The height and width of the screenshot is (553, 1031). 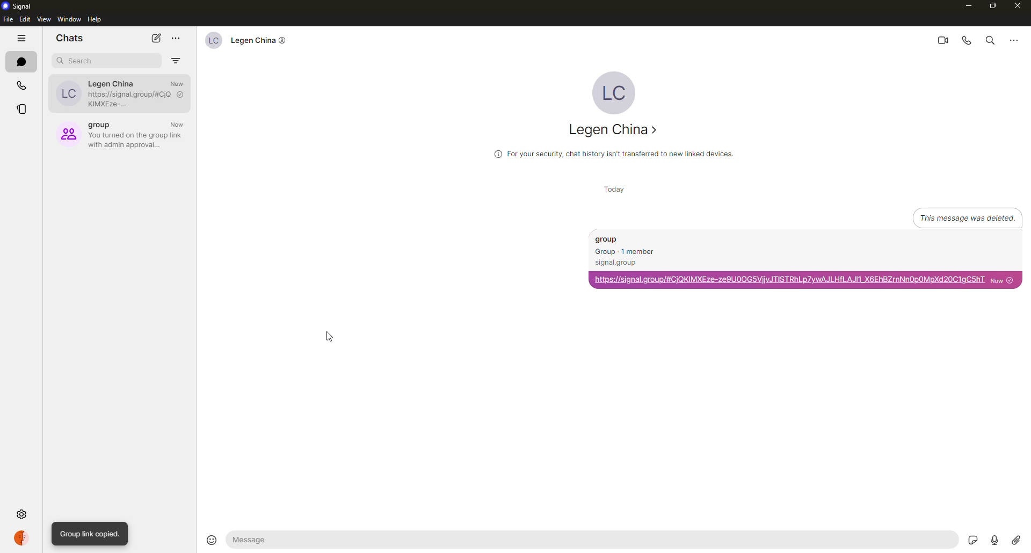 What do you see at coordinates (23, 537) in the screenshot?
I see `profile` at bounding box center [23, 537].